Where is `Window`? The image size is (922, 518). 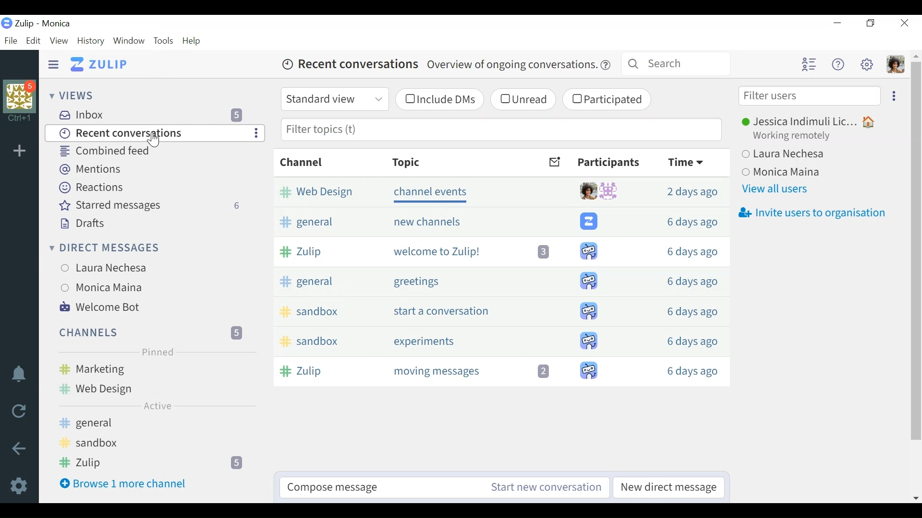 Window is located at coordinates (130, 41).